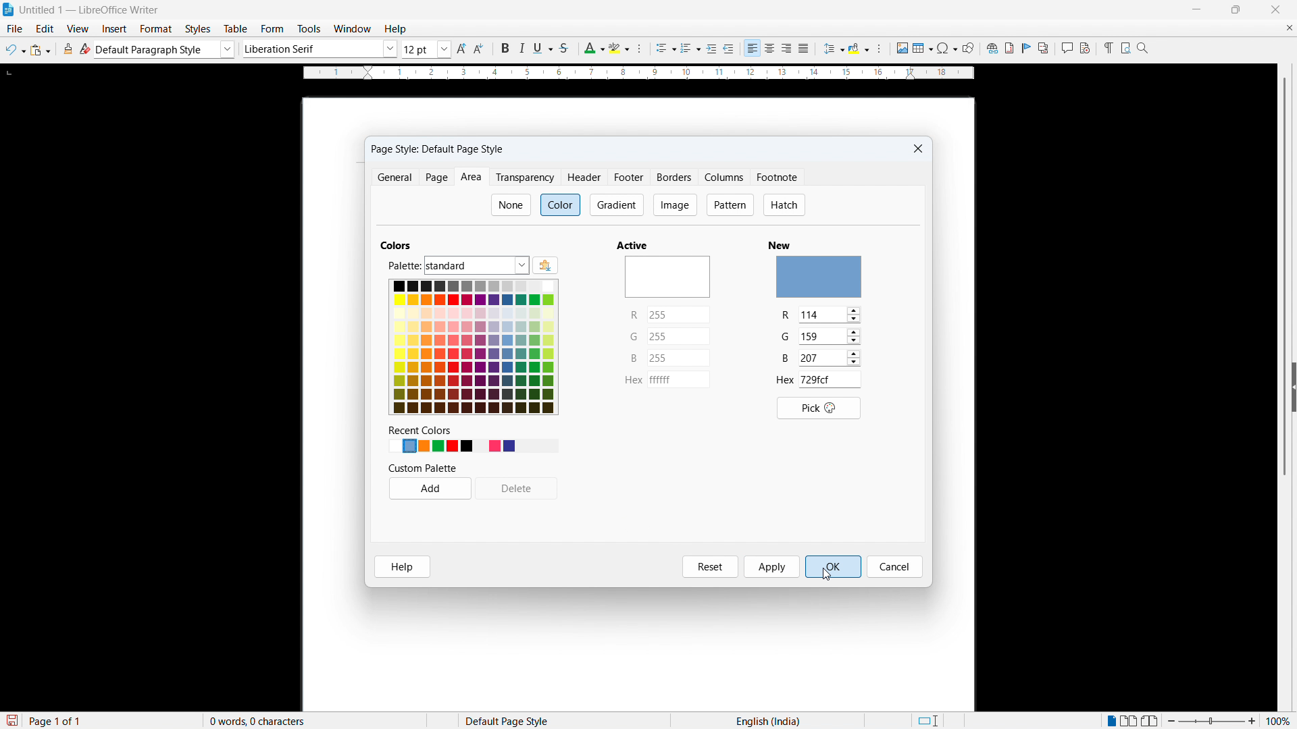  I want to click on Insert footnote , so click(1009, 48).